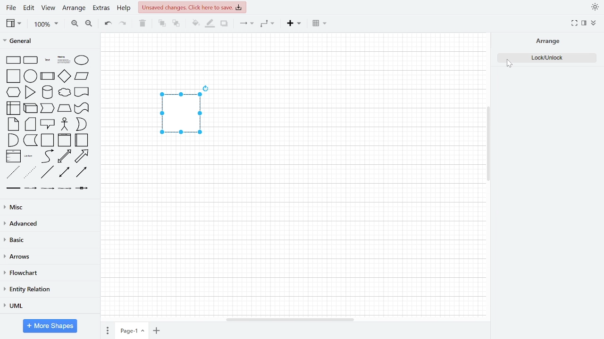  I want to click on collapse, so click(594, 23).